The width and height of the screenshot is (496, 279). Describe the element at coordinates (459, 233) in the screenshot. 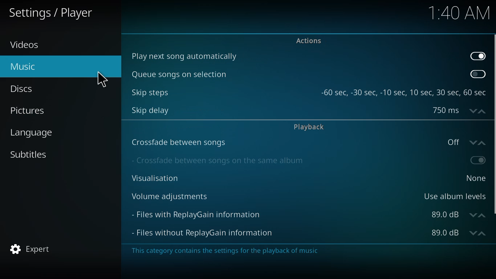

I see `db` at that location.